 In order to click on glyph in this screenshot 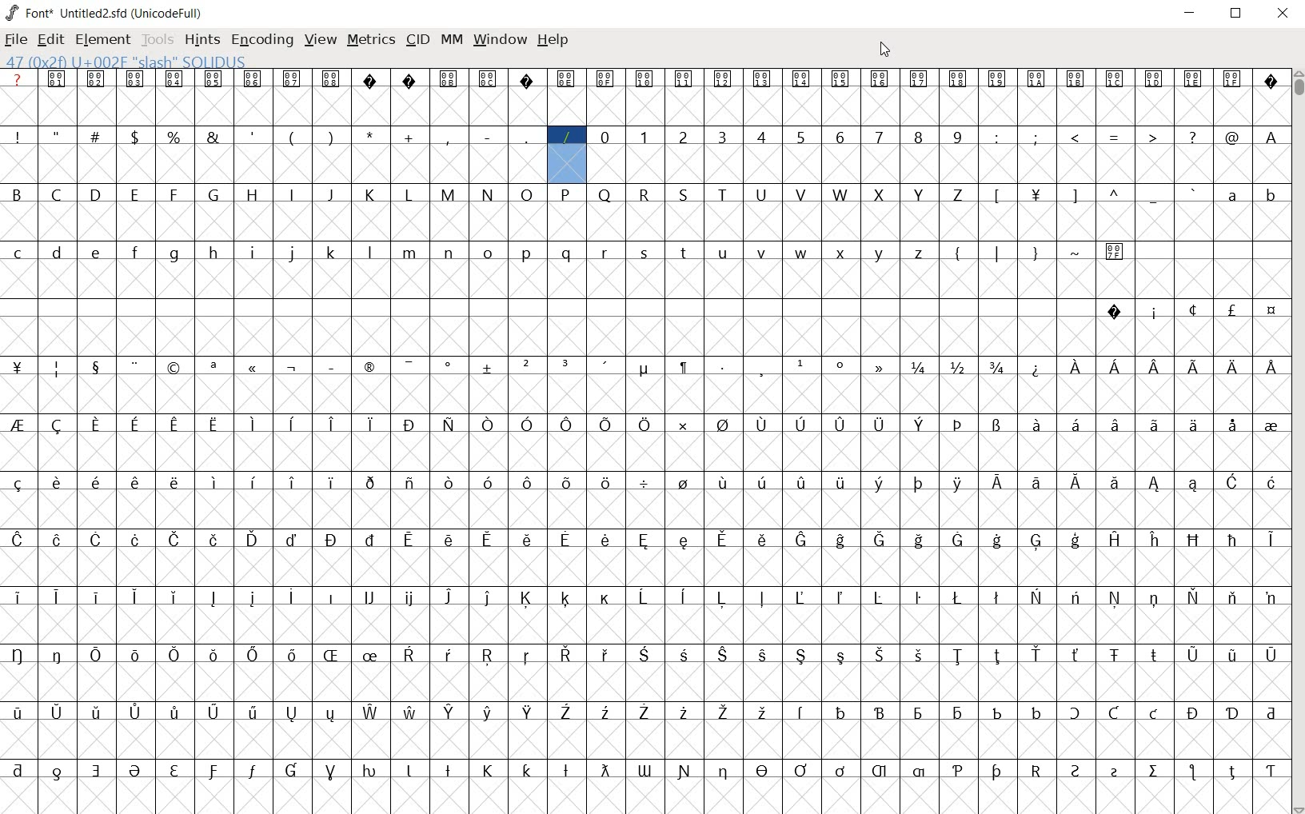, I will do `click(1115, 597)`.